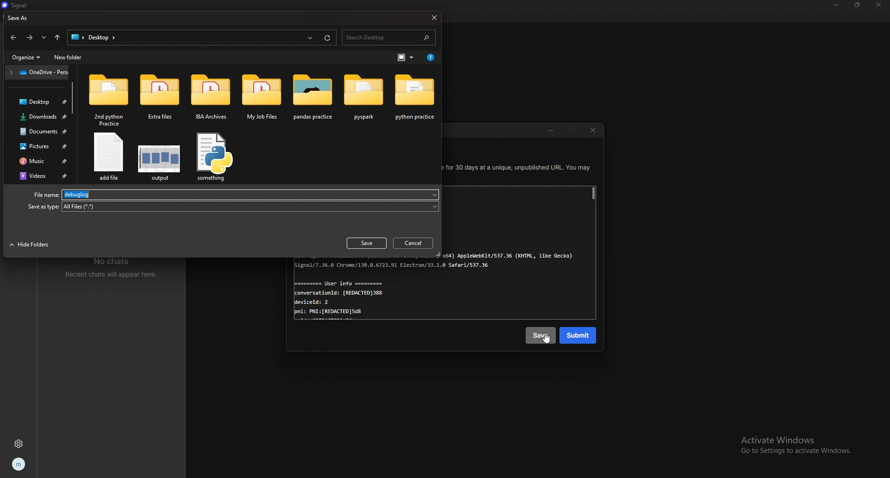  I want to click on close, so click(433, 18).